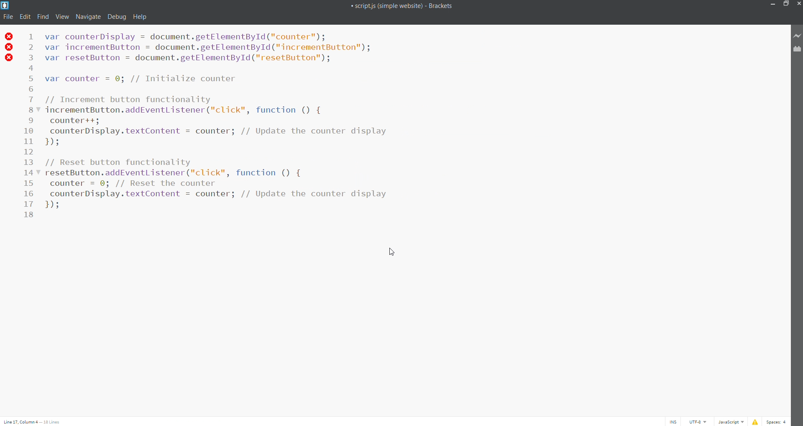 This screenshot has height=426, width=803. What do you see at coordinates (7, 17) in the screenshot?
I see `file` at bounding box center [7, 17].